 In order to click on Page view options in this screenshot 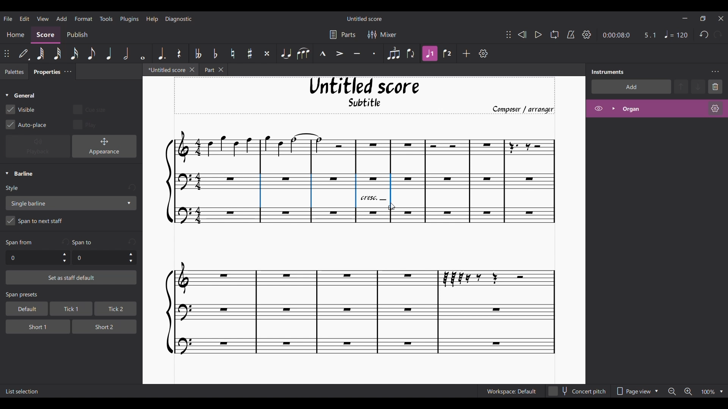, I will do `click(635, 391)`.